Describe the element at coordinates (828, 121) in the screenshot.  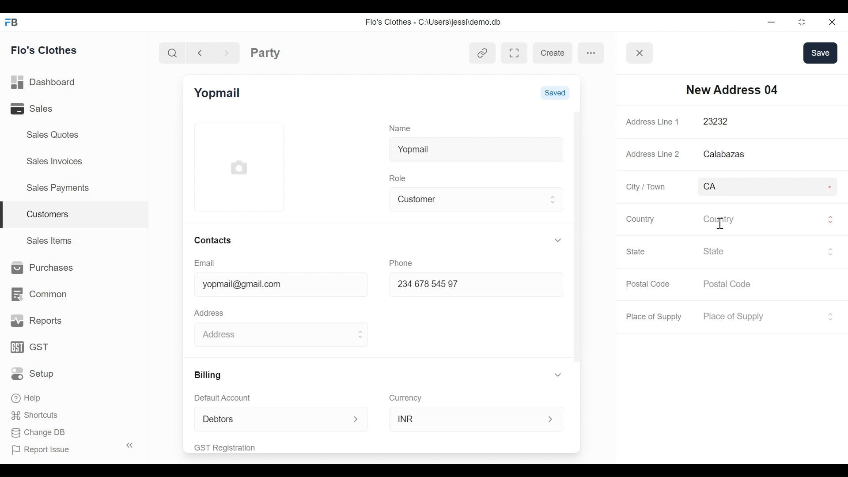
I see `Asterisk` at that location.